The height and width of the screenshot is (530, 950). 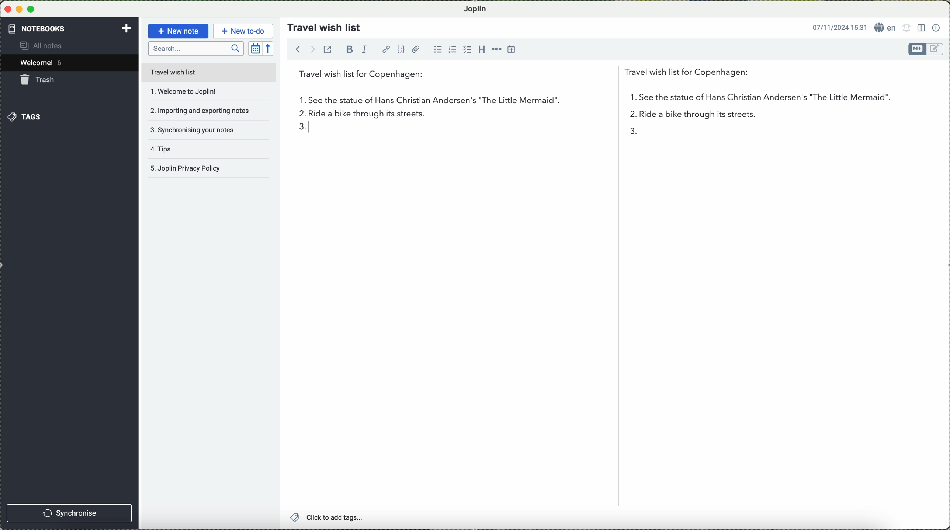 What do you see at coordinates (33, 9) in the screenshot?
I see `maximize` at bounding box center [33, 9].